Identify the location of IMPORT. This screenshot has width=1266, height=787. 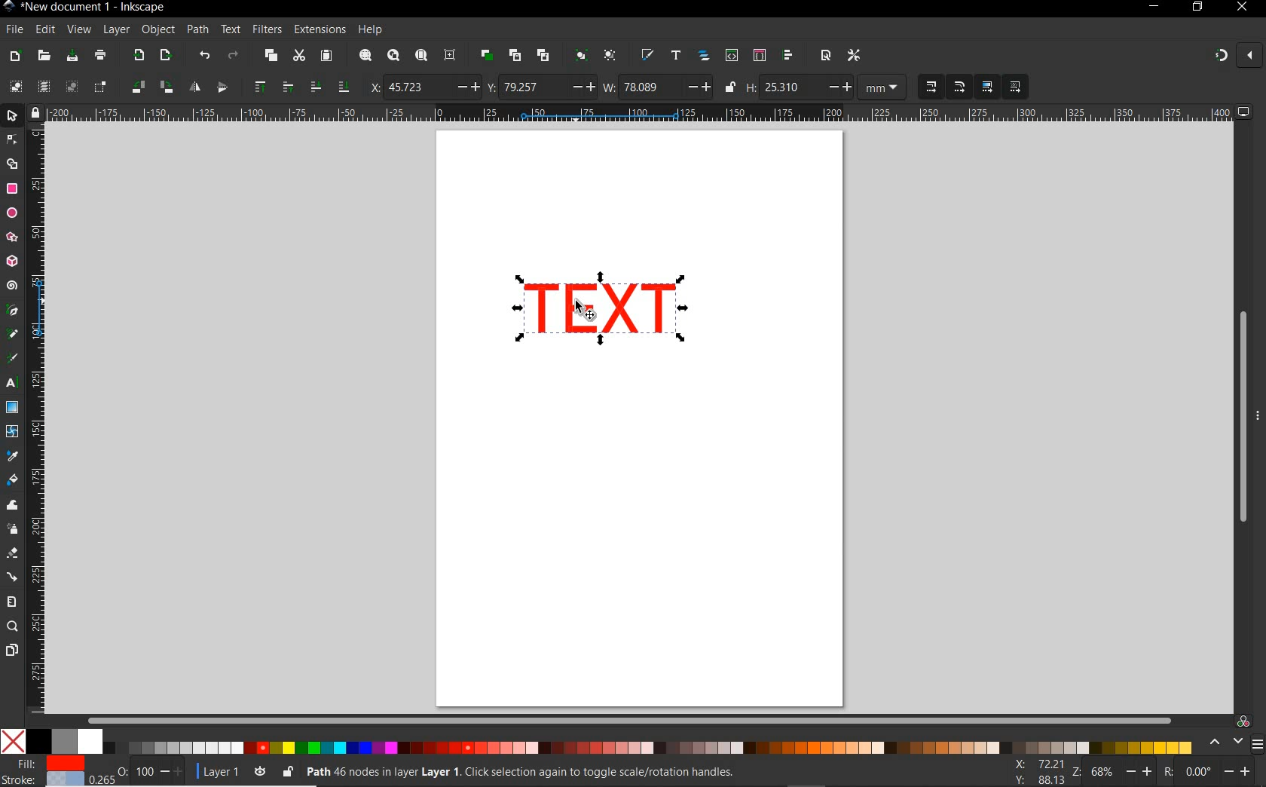
(136, 56).